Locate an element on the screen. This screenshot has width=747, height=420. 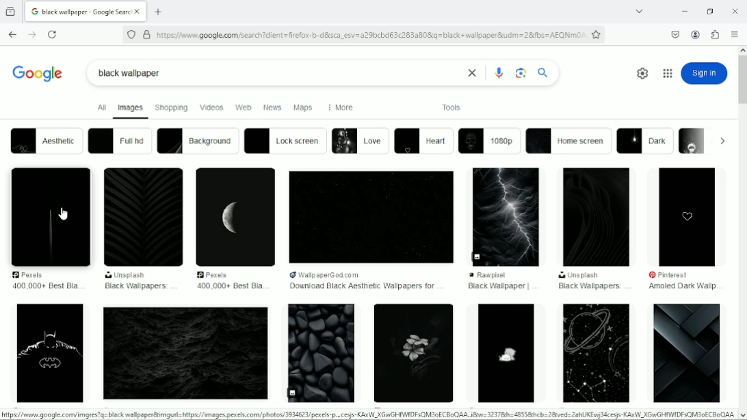
open applications menu is located at coordinates (735, 35).